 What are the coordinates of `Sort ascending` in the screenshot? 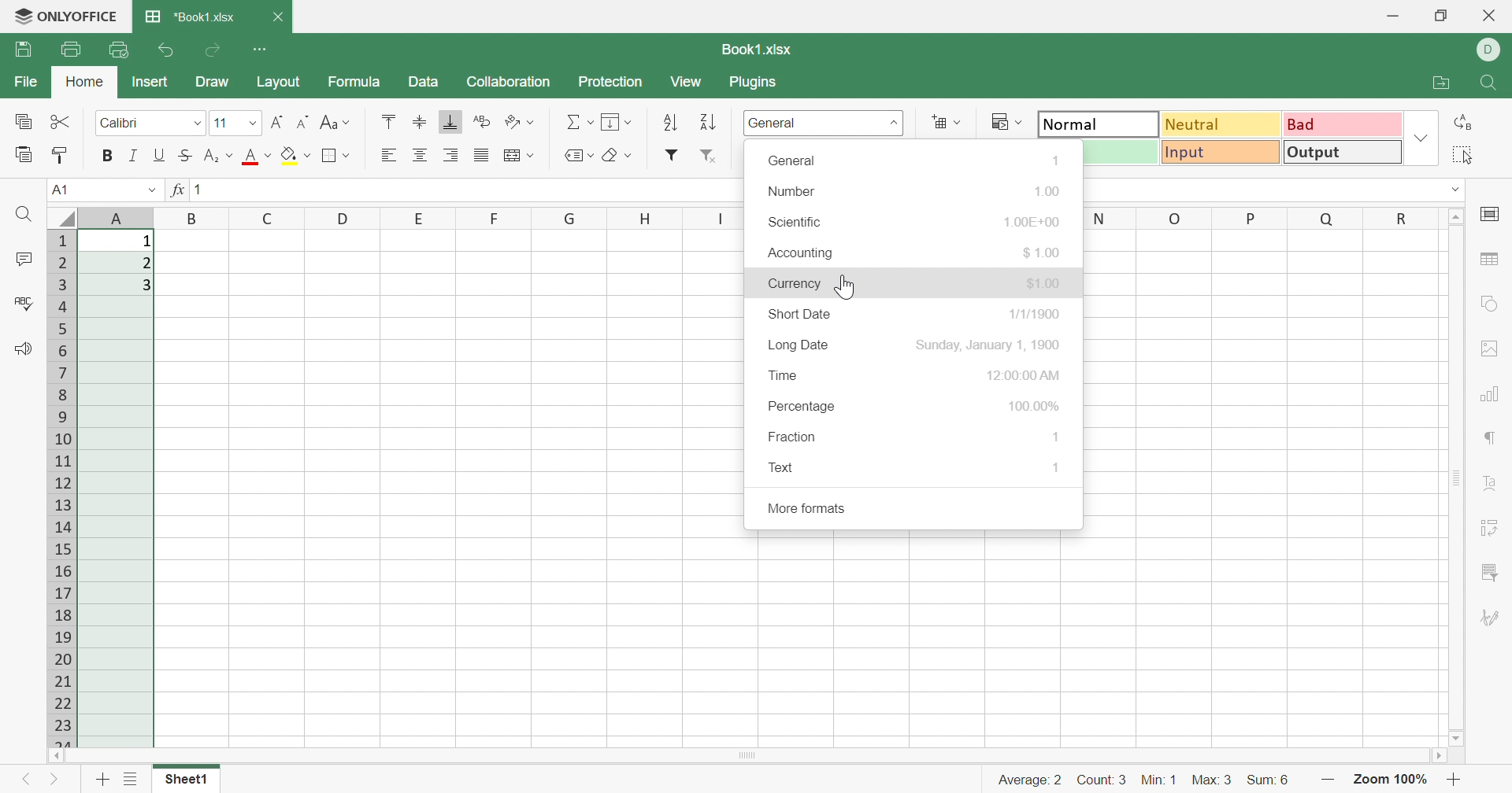 It's located at (673, 123).